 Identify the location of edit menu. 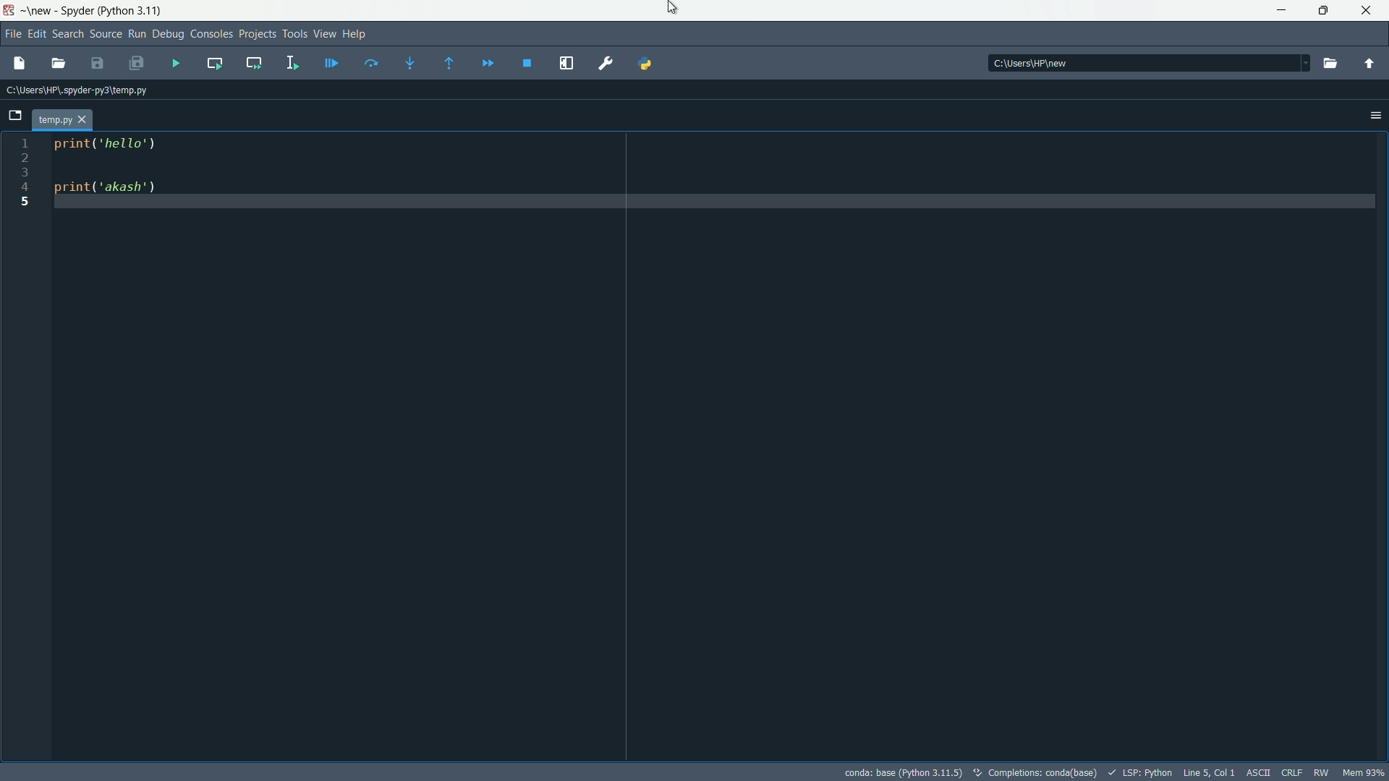
(37, 33).